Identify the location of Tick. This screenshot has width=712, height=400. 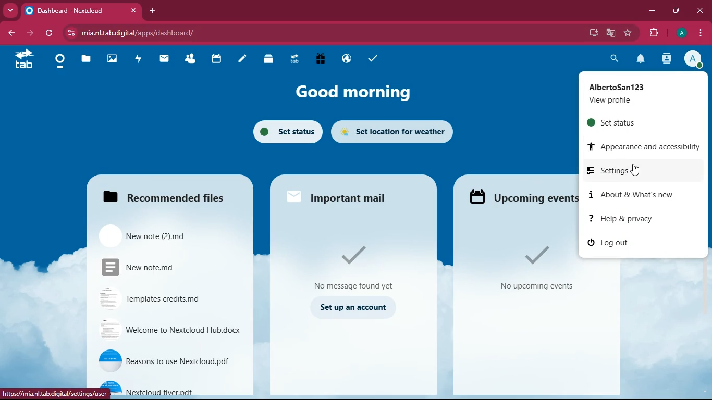
(535, 255).